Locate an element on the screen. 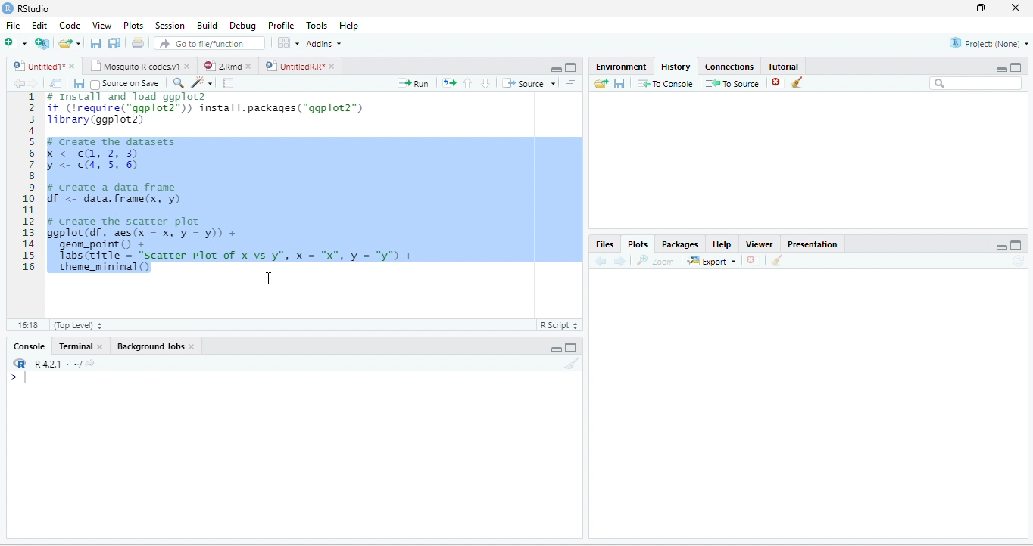 The width and height of the screenshot is (1033, 546). Minimize is located at coordinates (555, 349).